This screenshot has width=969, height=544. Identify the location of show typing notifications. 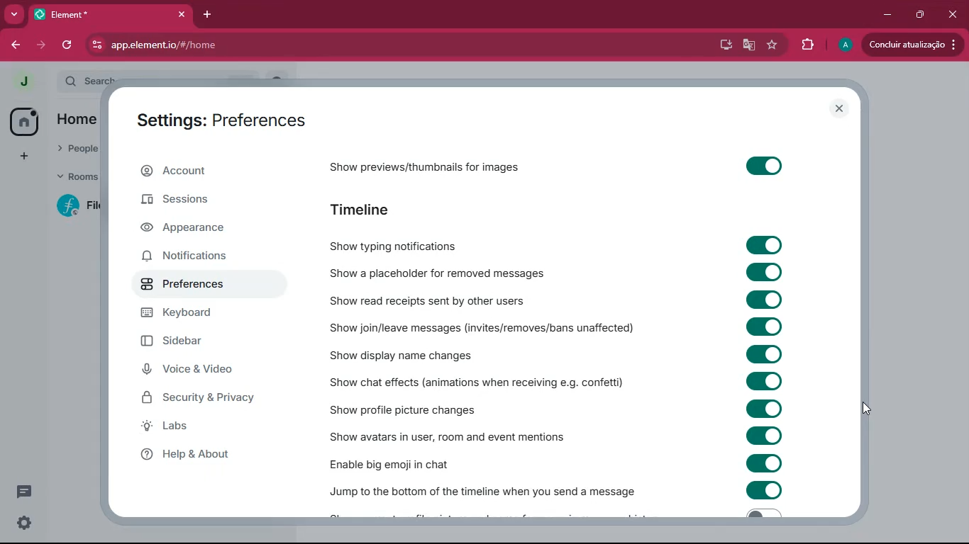
(445, 246).